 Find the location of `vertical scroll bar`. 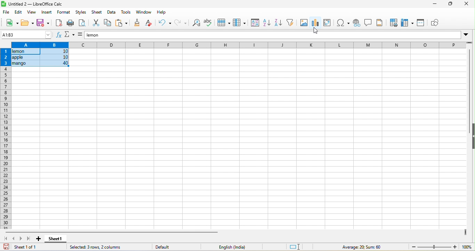

vertical scroll bar is located at coordinates (469, 82).